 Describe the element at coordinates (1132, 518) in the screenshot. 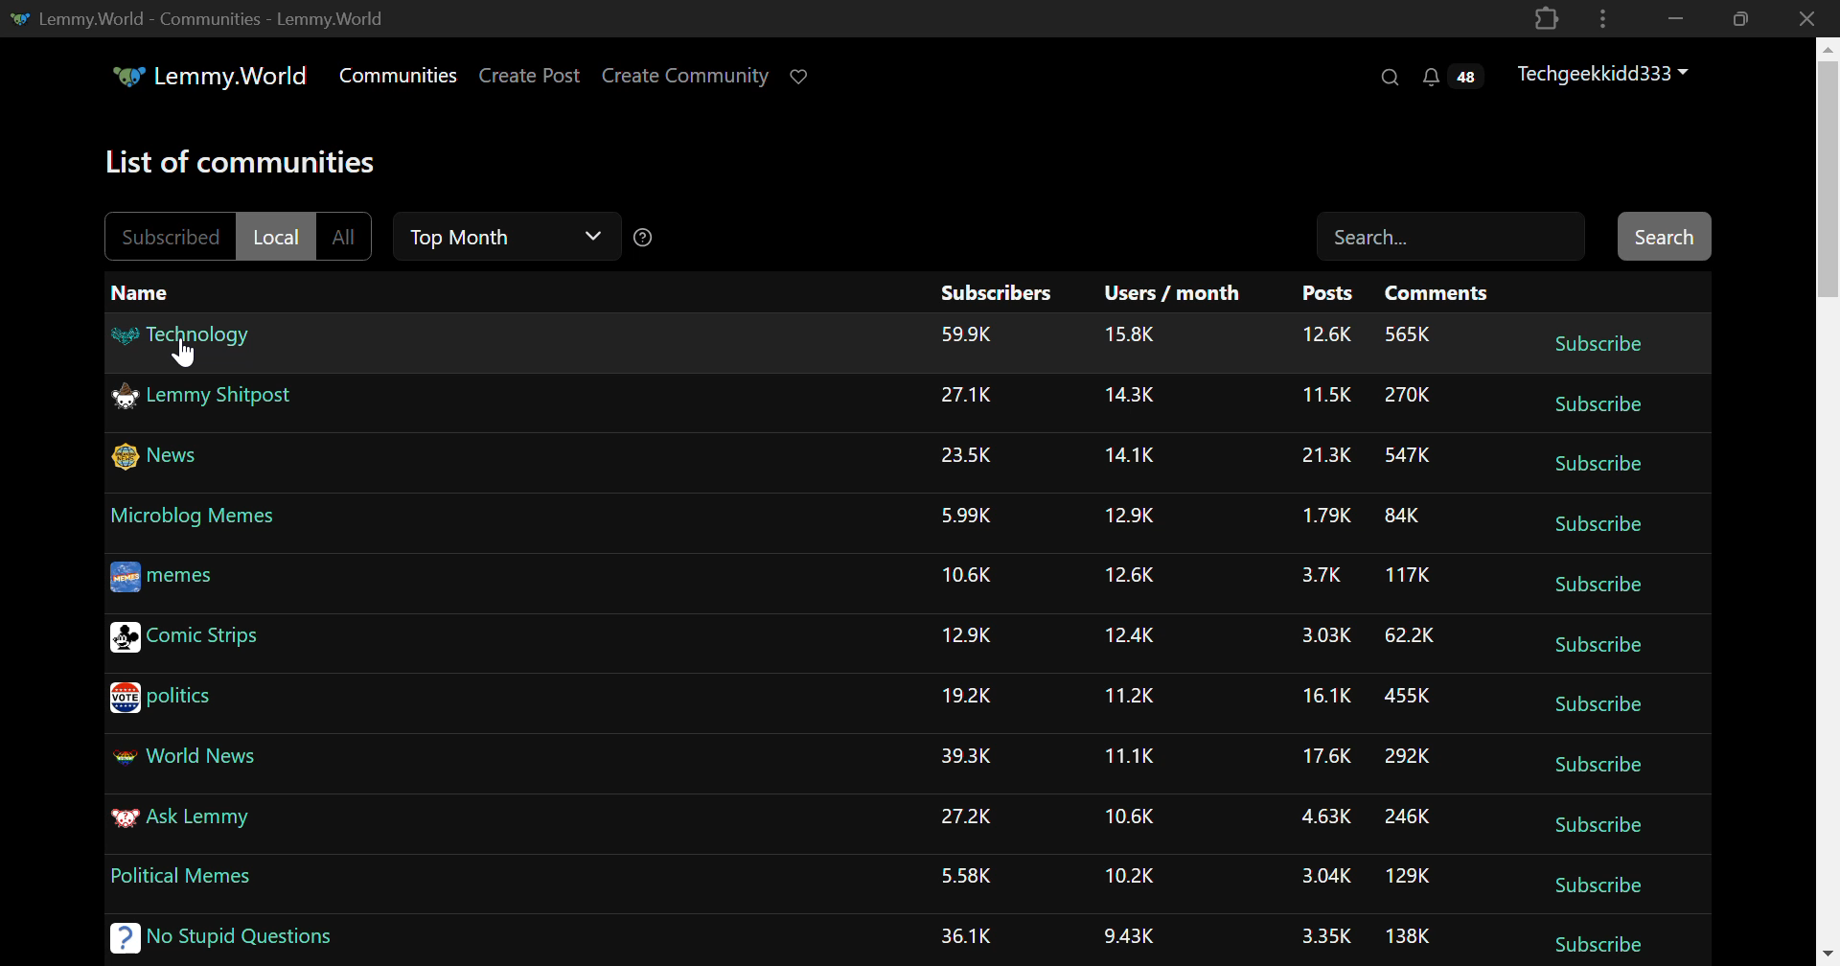

I see `12.9K` at that location.